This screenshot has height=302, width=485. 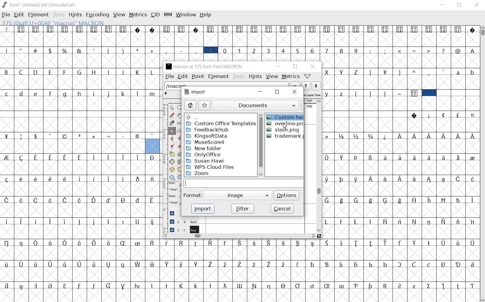 I want to click on Symbol, so click(x=95, y=157).